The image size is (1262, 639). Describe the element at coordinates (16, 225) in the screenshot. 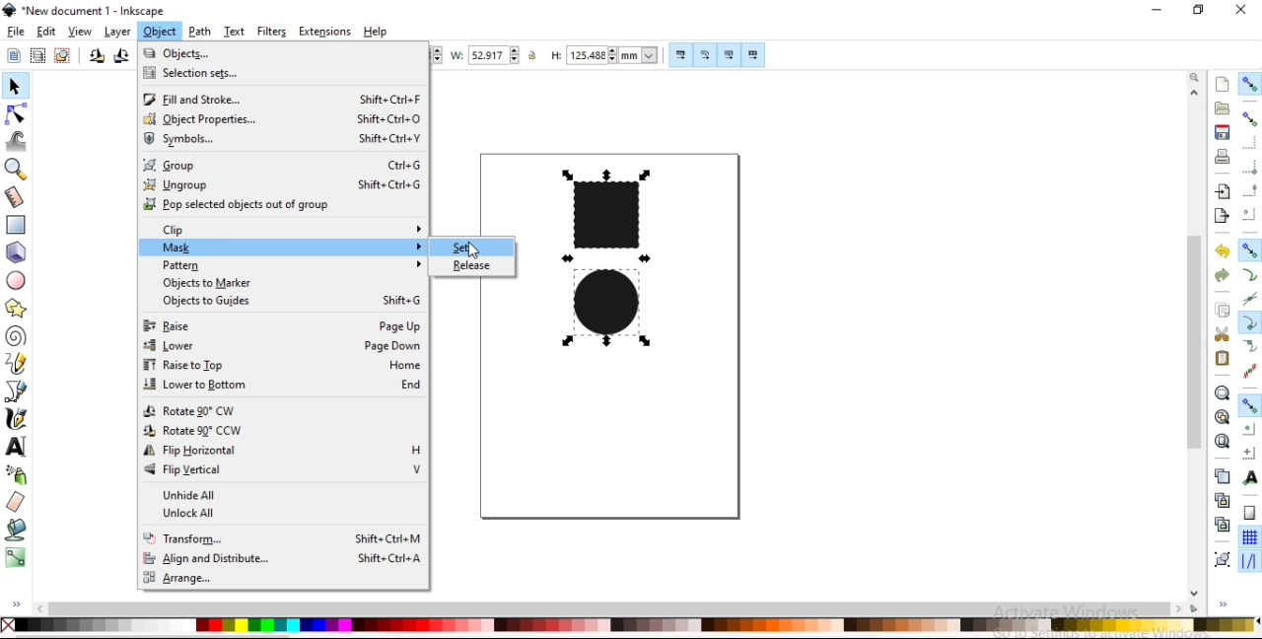

I see `create rectangles and squares` at that location.